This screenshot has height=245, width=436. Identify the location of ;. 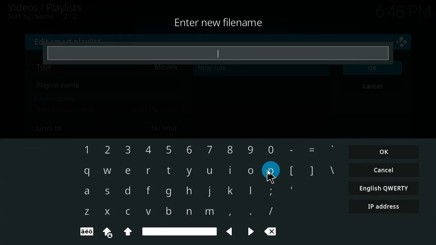
(270, 190).